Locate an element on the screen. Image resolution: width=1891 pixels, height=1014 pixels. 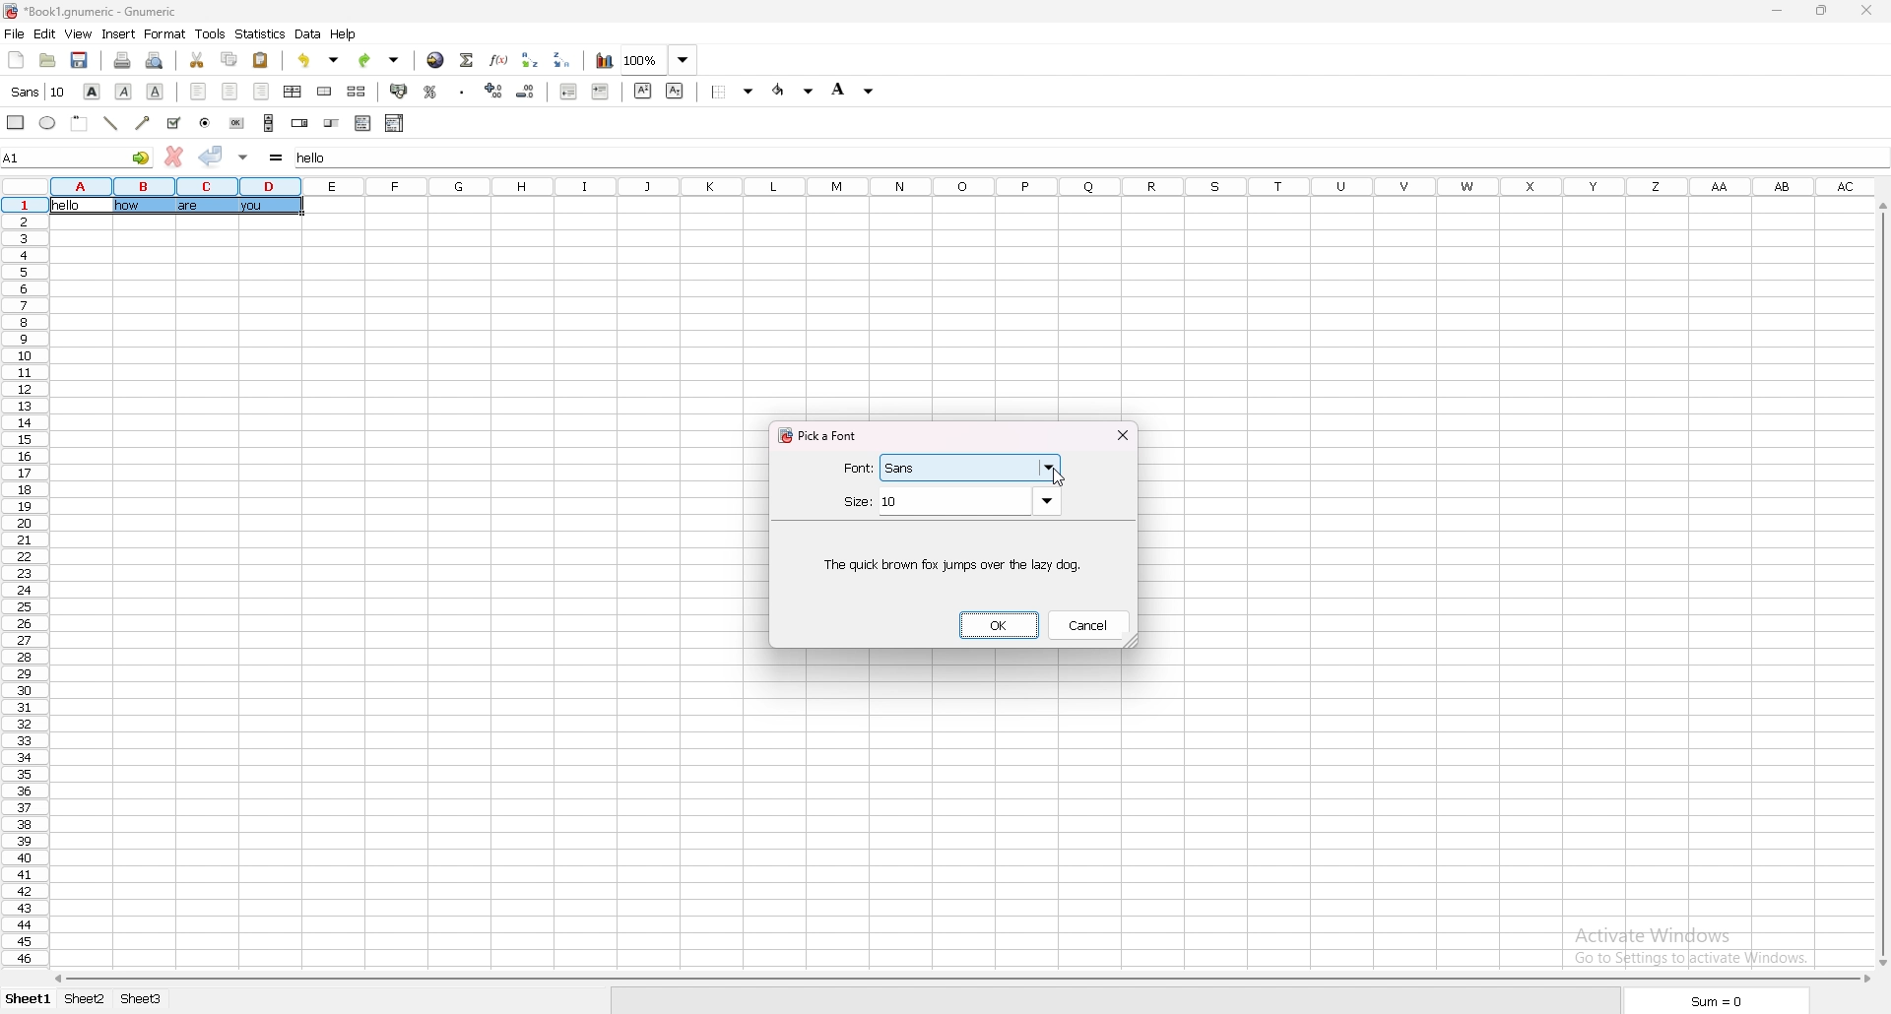
line is located at coordinates (111, 124).